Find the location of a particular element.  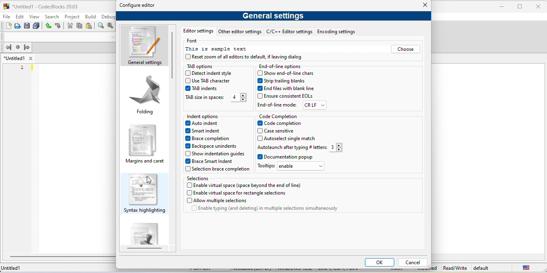

close is located at coordinates (30, 58).